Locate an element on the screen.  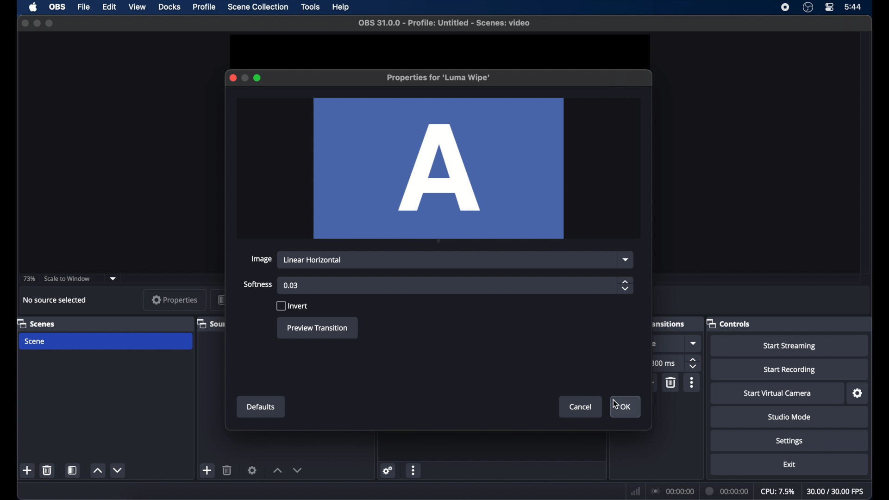
defaults is located at coordinates (262, 407).